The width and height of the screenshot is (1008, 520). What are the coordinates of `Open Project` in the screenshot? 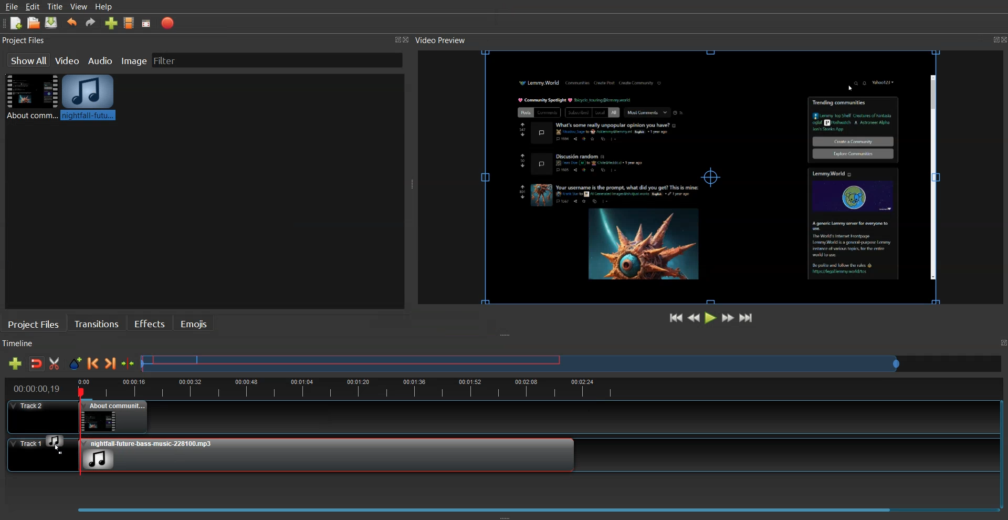 It's located at (34, 23).